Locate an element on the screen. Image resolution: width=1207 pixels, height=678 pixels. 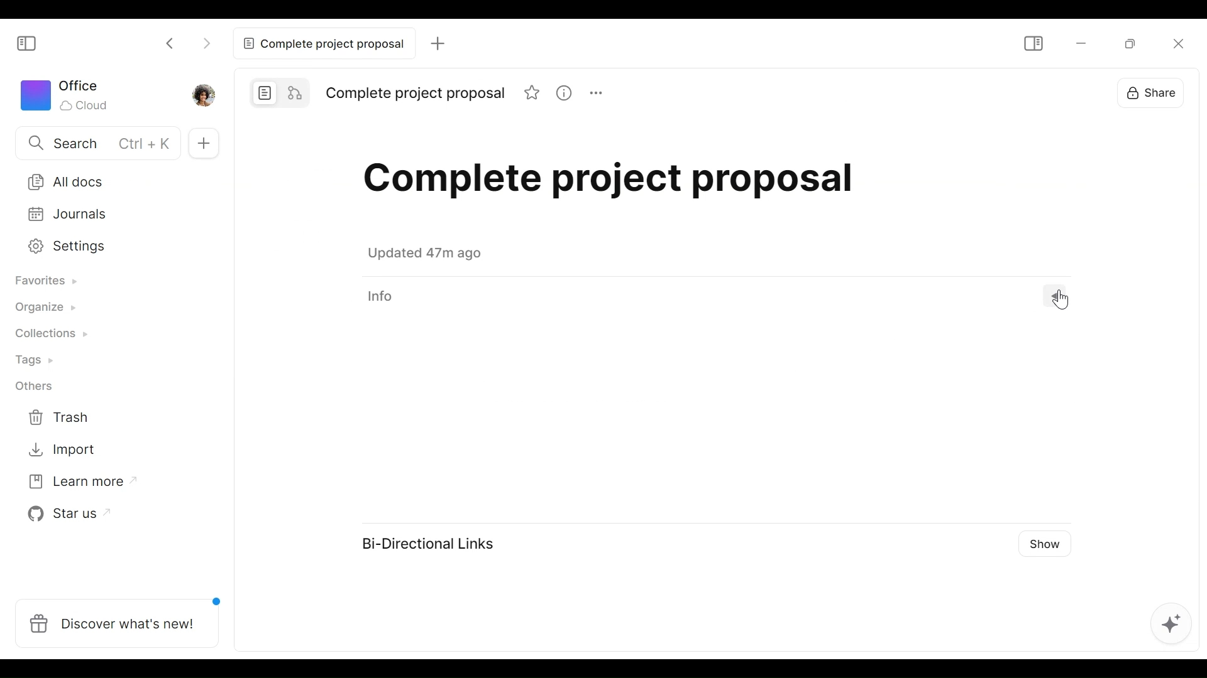
Show/Hide Sidebar is located at coordinates (32, 44).